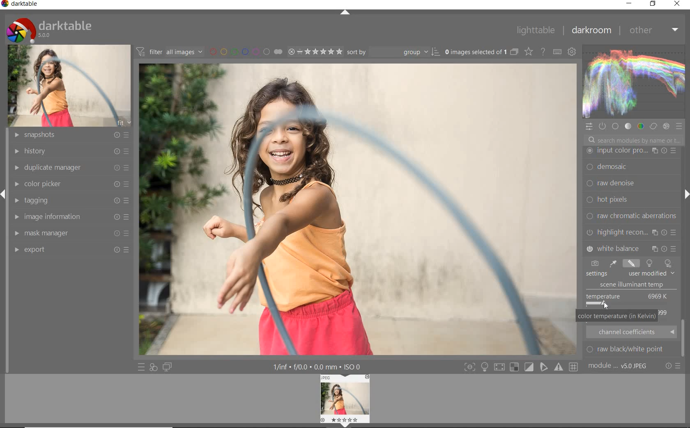 The height and width of the screenshot is (428, 690). I want to click on framing, so click(631, 168).